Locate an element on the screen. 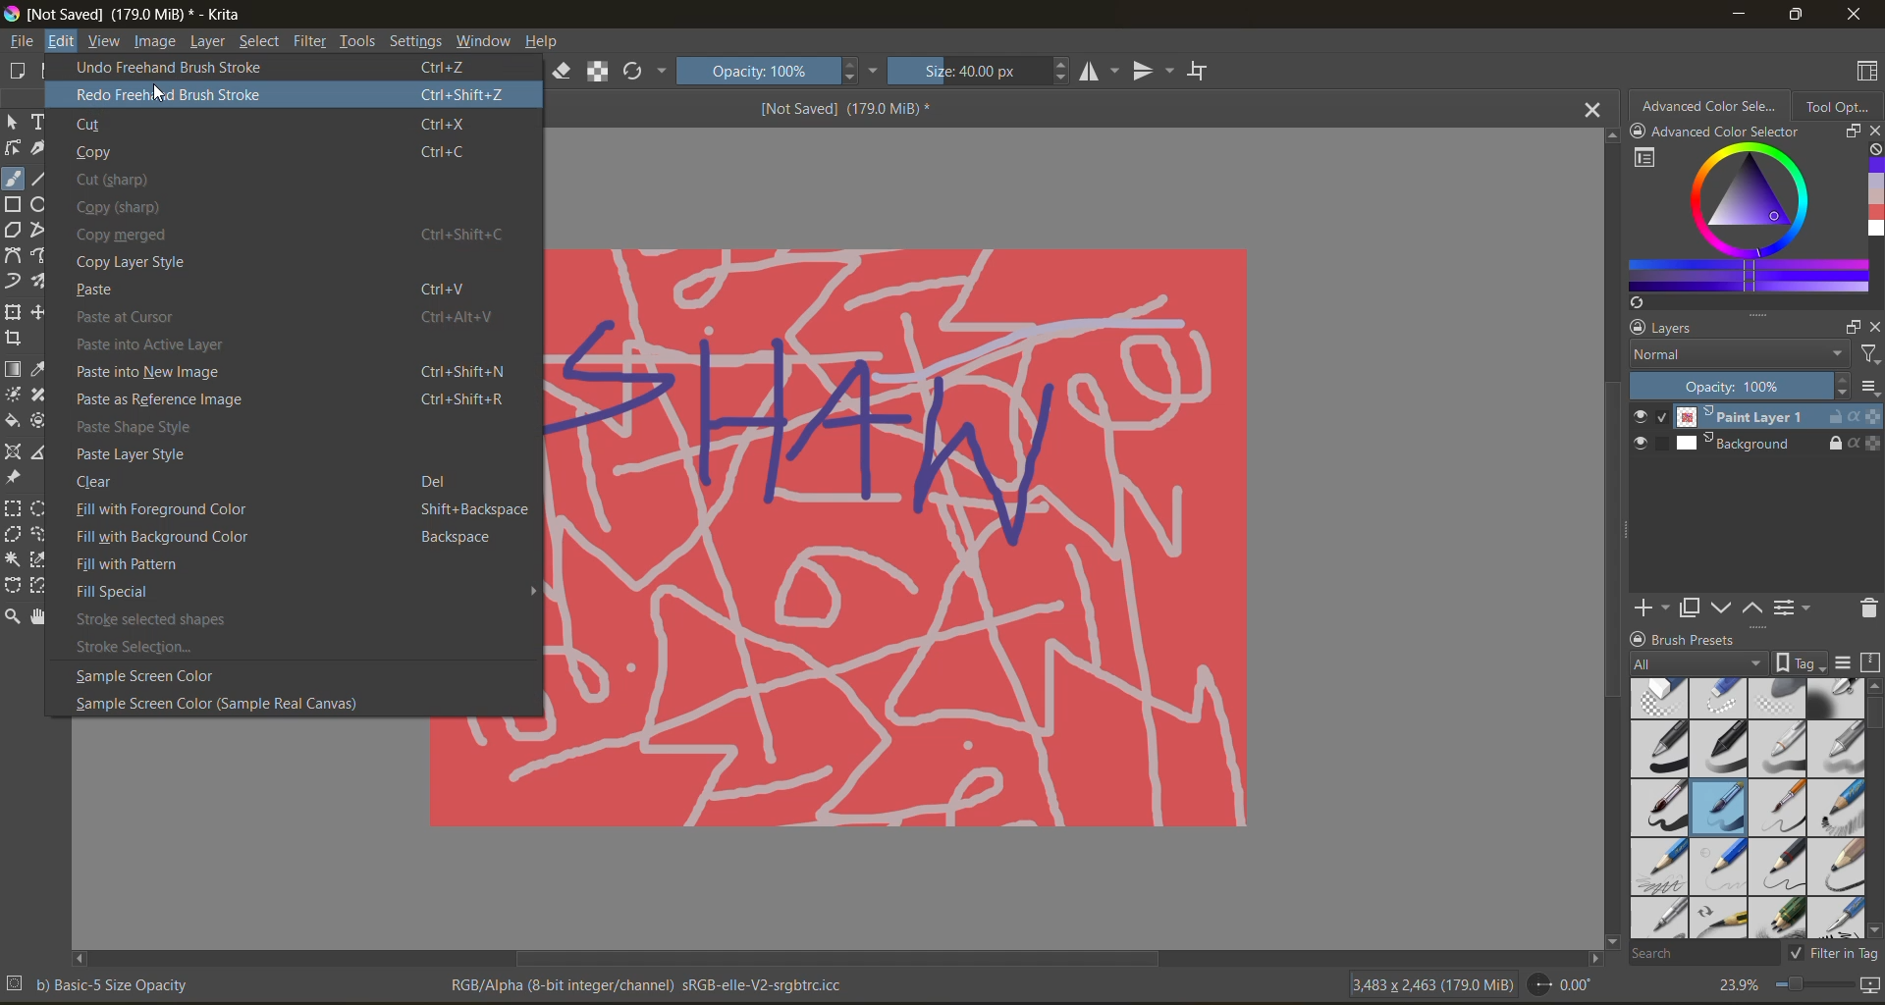 This screenshot has height=1005, width=1885. contiguous selection tool is located at coordinates (14, 557).